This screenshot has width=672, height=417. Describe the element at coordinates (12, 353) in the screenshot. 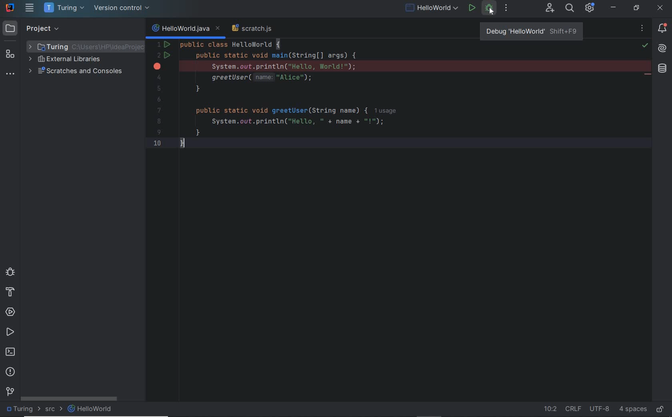

I see `terminal` at that location.